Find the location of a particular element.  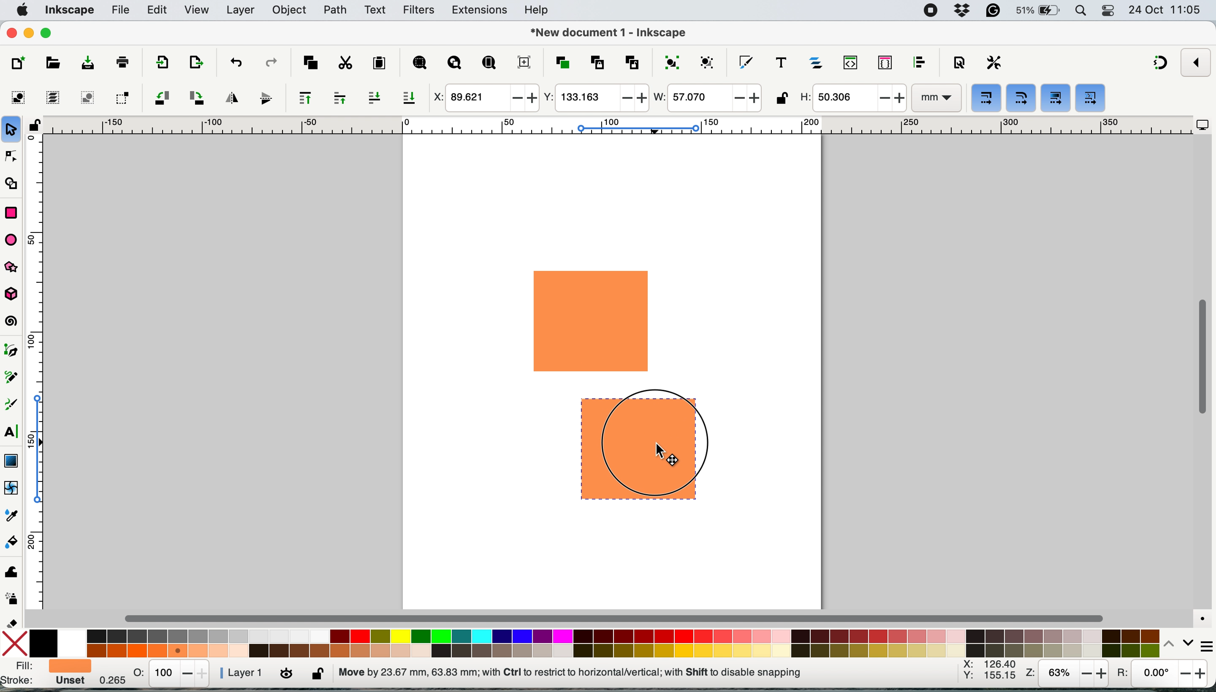

extensions is located at coordinates (481, 10).